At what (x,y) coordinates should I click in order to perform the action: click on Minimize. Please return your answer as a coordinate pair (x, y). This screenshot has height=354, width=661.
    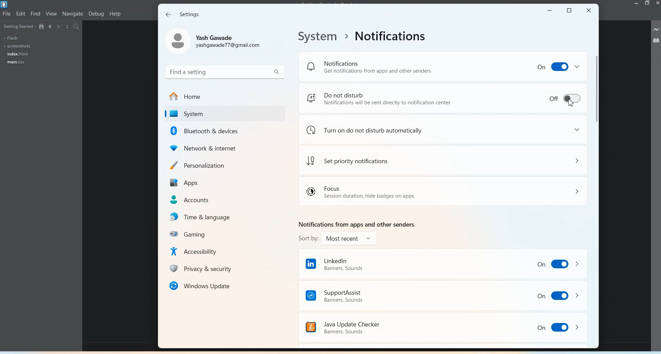
    Looking at the image, I should click on (550, 9).